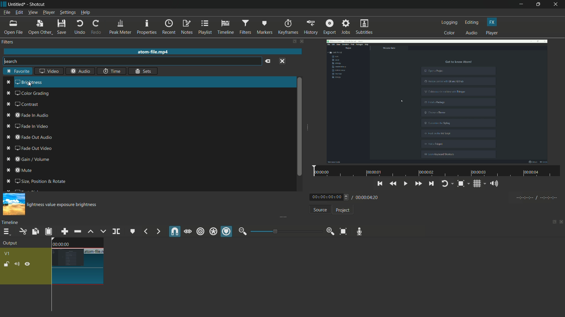 This screenshot has height=317, width=565. I want to click on toggle player logging, so click(447, 183).